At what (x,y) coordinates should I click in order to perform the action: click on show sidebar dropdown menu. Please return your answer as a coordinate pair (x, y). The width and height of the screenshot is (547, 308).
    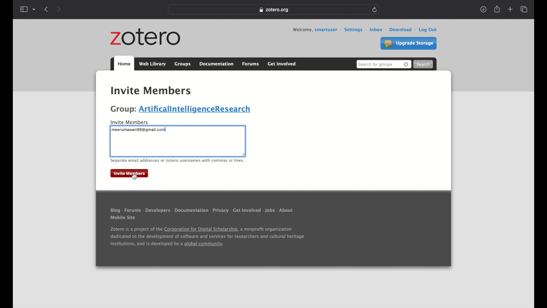
    Looking at the image, I should click on (28, 9).